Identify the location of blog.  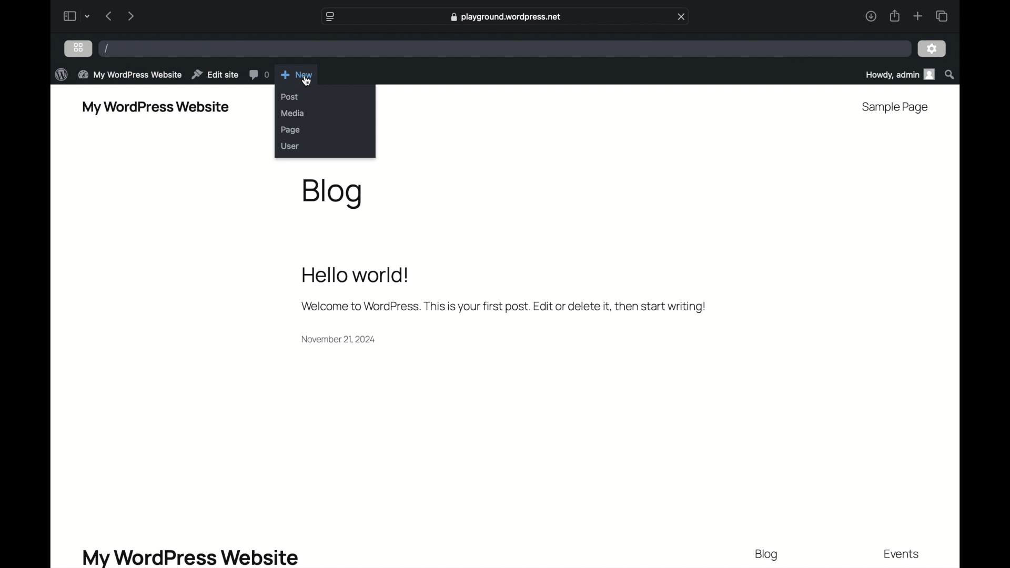
(766, 555).